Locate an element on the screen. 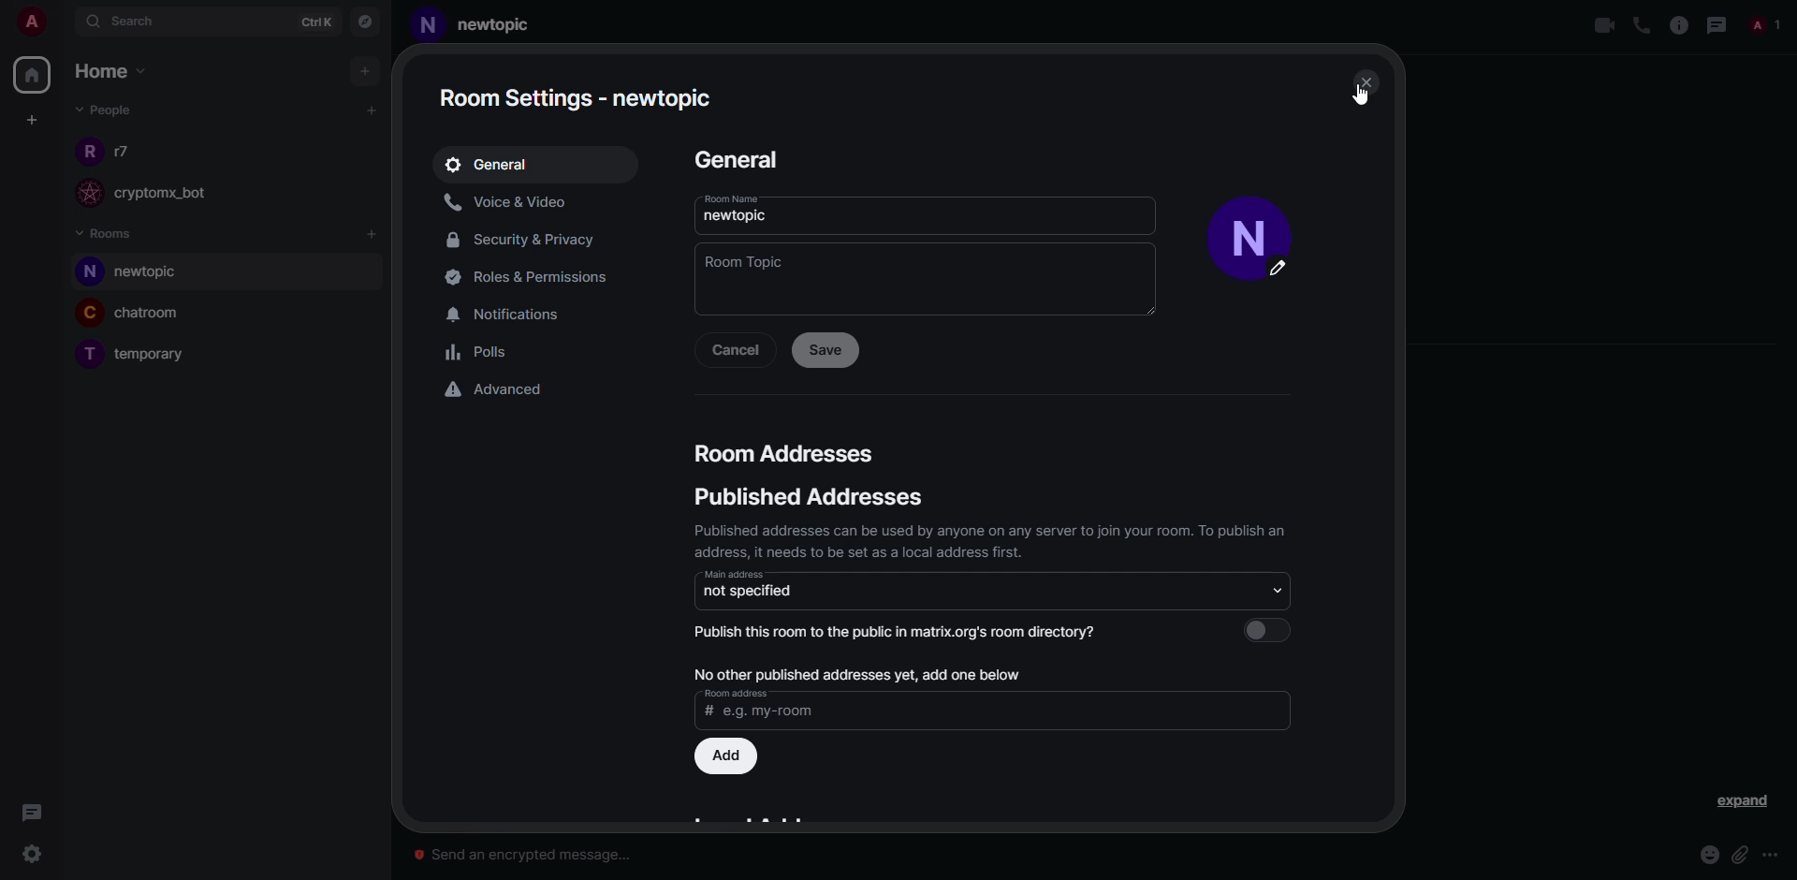  room is located at coordinates (141, 273).